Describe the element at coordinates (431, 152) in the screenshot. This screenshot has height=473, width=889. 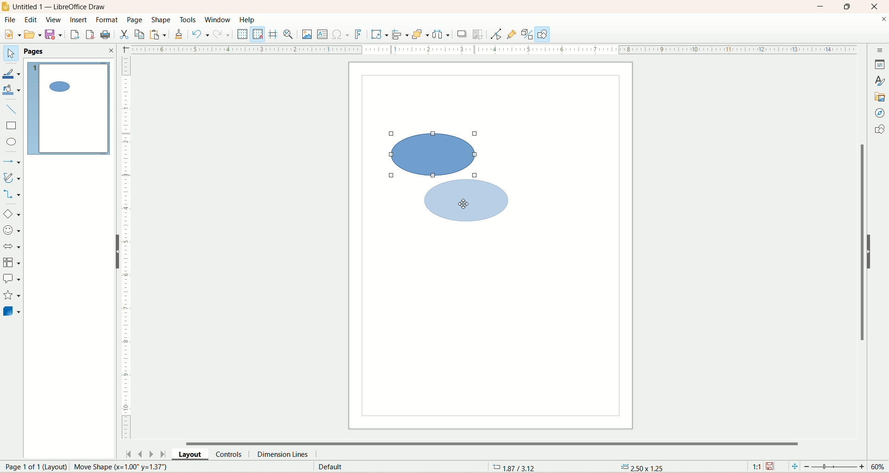
I see `shape selected` at that location.